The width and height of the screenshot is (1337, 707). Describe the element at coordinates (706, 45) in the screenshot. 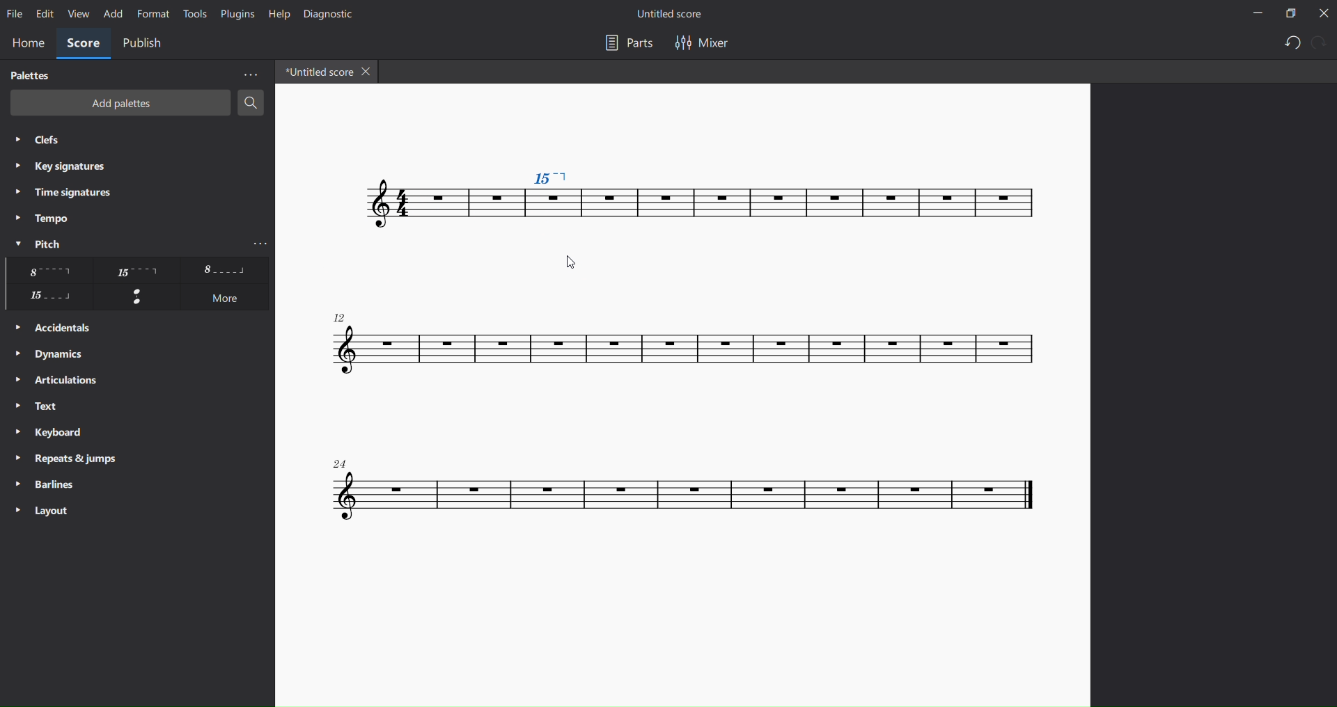

I see `mixer` at that location.